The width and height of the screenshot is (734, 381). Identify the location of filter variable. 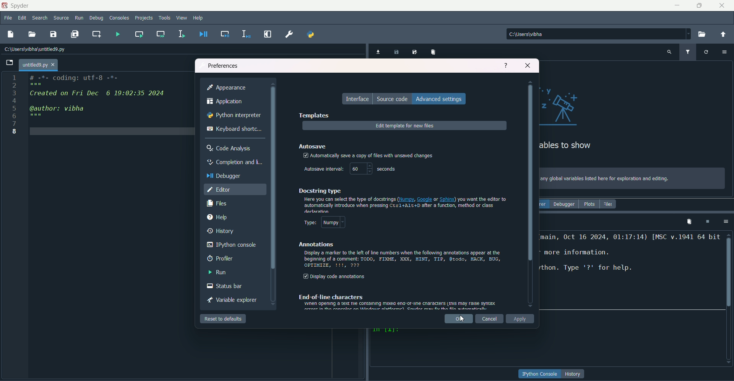
(687, 52).